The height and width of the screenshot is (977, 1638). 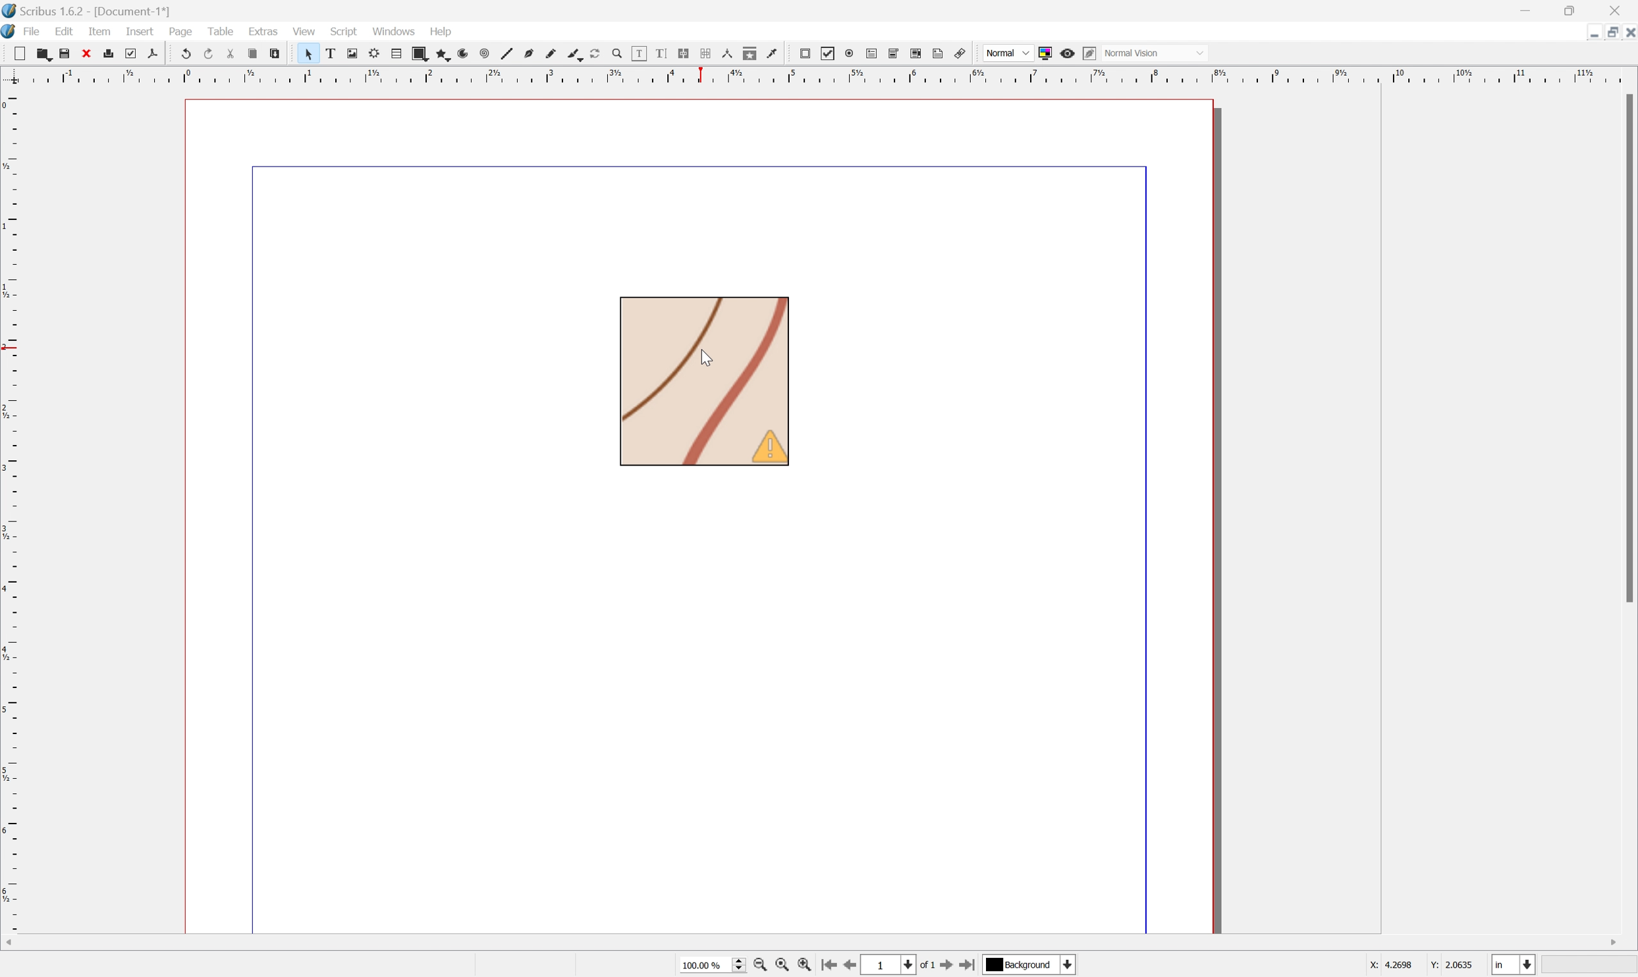 I want to click on Minimize, so click(x=1525, y=11).